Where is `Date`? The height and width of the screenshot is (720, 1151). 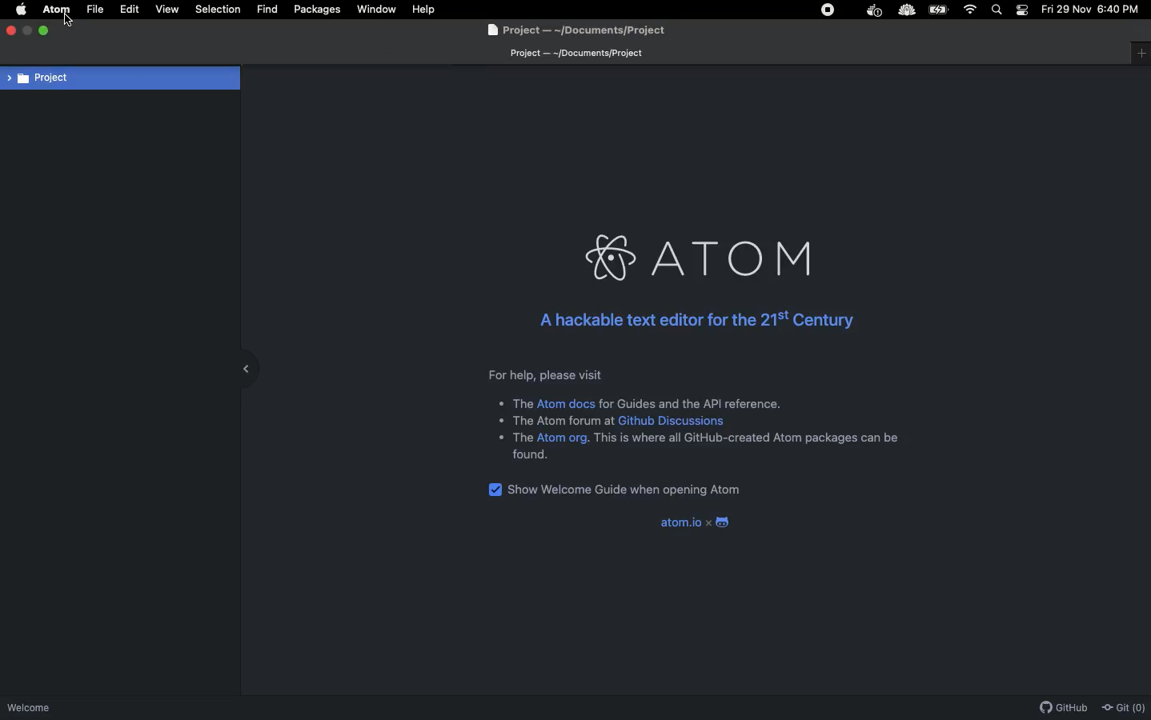
Date is located at coordinates (1066, 10).